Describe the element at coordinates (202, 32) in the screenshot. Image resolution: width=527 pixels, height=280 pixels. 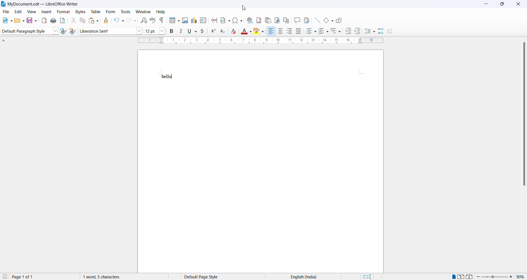
I see `Strike through` at that location.